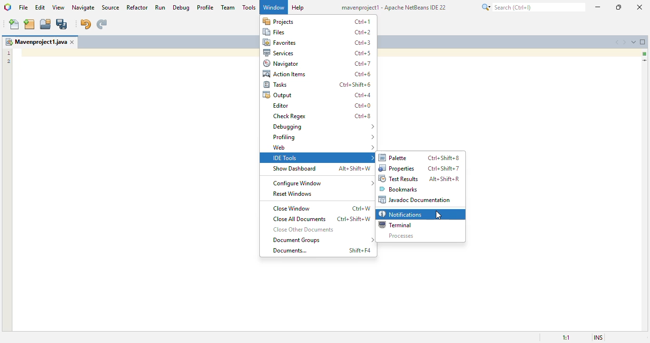  What do you see at coordinates (276, 84) in the screenshot?
I see `tasks` at bounding box center [276, 84].